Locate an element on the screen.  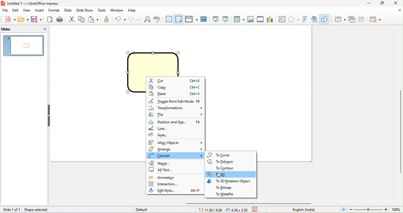
view is located at coordinates (29, 10).